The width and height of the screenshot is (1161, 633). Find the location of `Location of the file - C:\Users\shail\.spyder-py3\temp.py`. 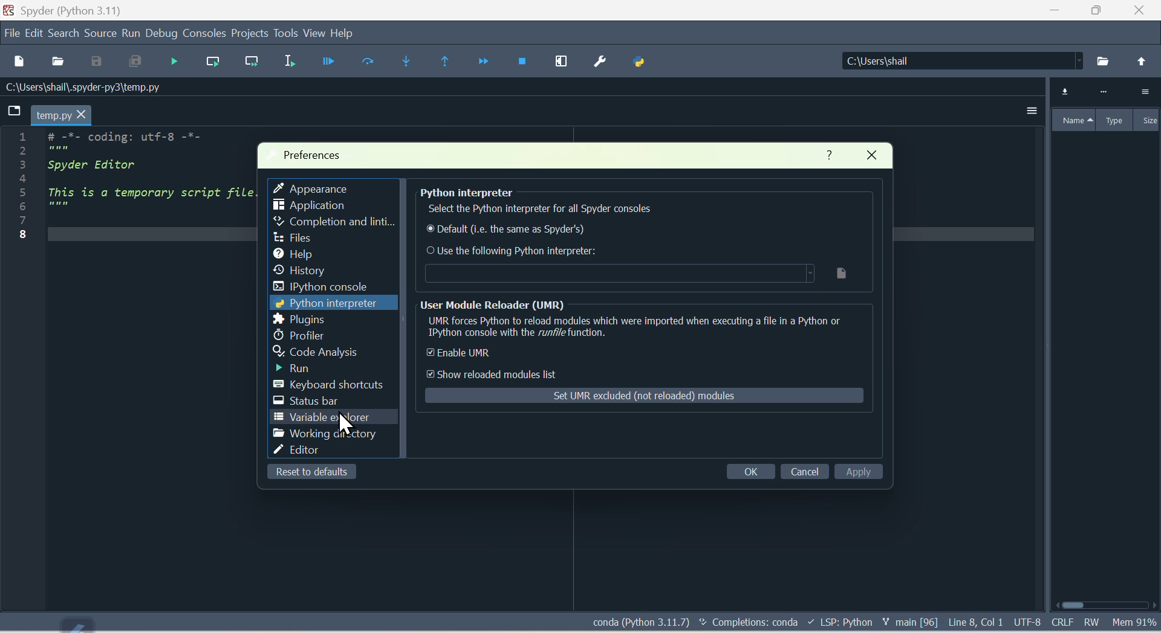

Location of the file - C:\Users\shail\.spyder-py3\temp.py is located at coordinates (101, 87).